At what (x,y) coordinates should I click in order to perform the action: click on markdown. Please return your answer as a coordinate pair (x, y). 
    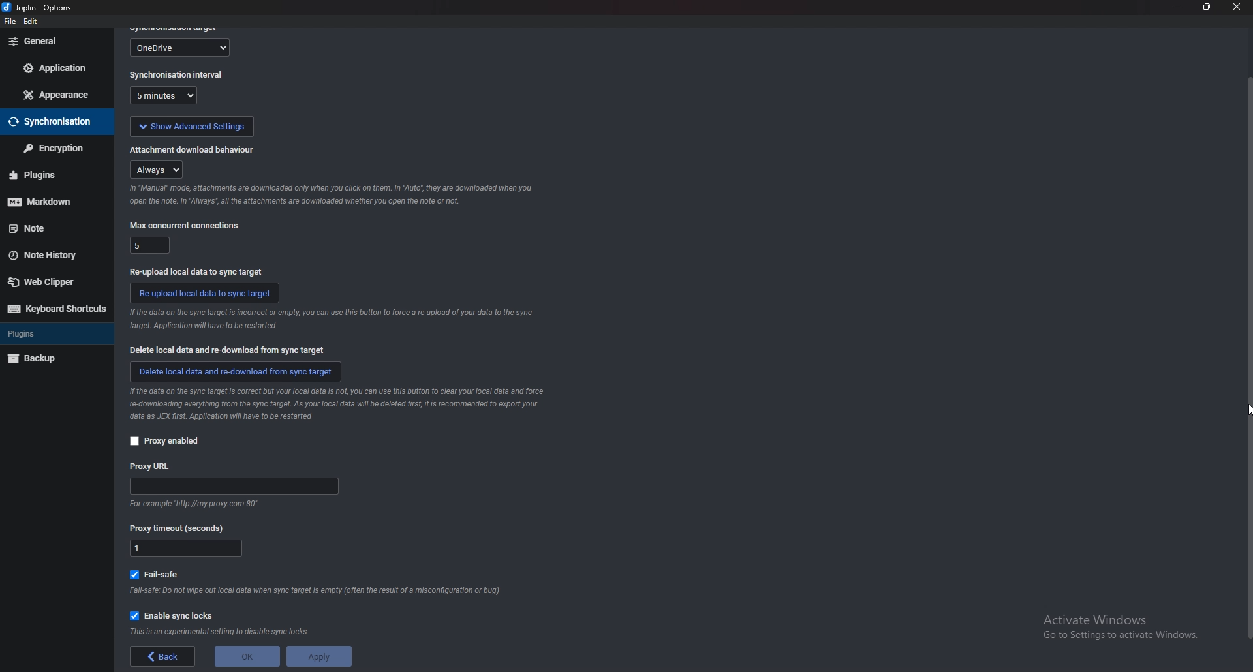
    Looking at the image, I should click on (47, 203).